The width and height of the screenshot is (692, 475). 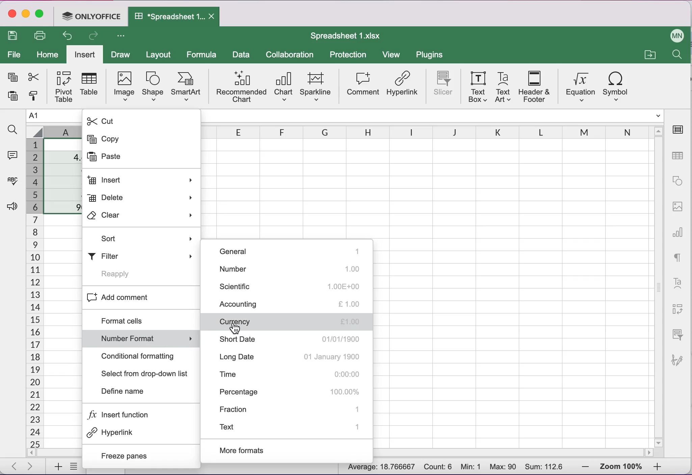 What do you see at coordinates (152, 88) in the screenshot?
I see `shape` at bounding box center [152, 88].